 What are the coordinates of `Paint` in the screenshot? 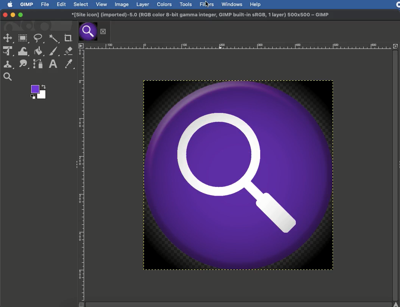 It's located at (55, 51).